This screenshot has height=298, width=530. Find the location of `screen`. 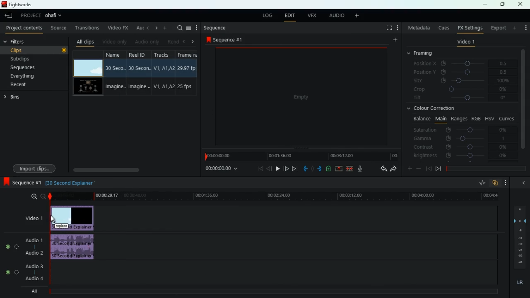

screen is located at coordinates (302, 99).